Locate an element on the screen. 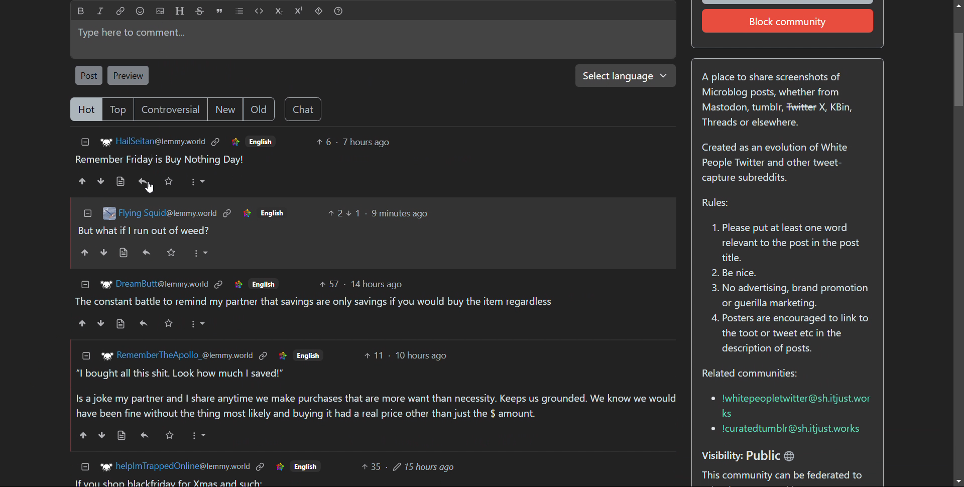 The image size is (964, 487). More is located at coordinates (197, 182).